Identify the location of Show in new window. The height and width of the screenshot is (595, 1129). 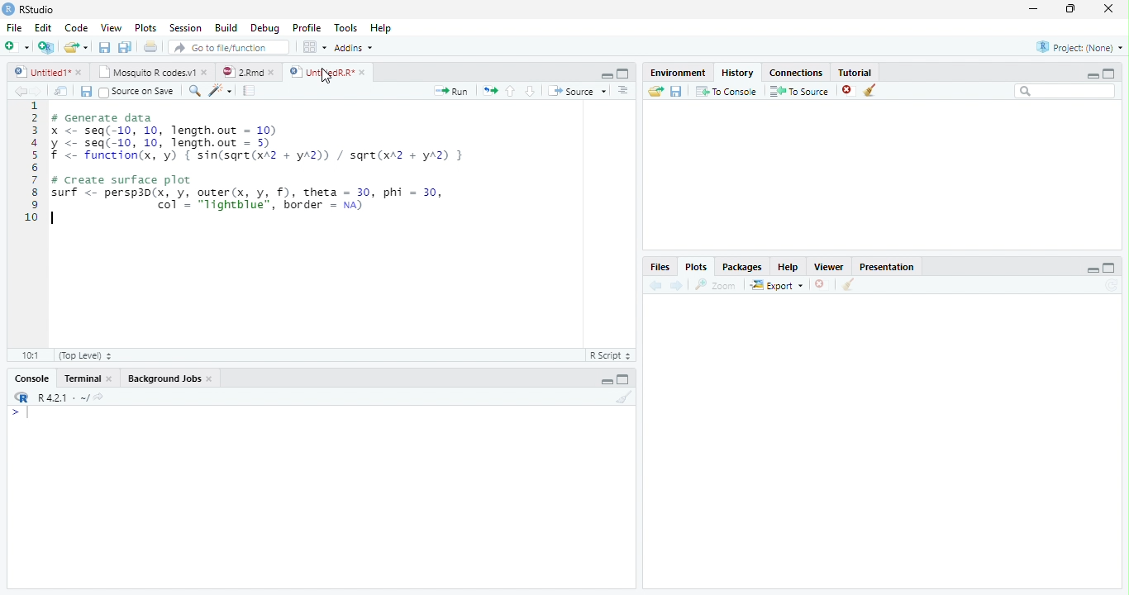
(60, 91).